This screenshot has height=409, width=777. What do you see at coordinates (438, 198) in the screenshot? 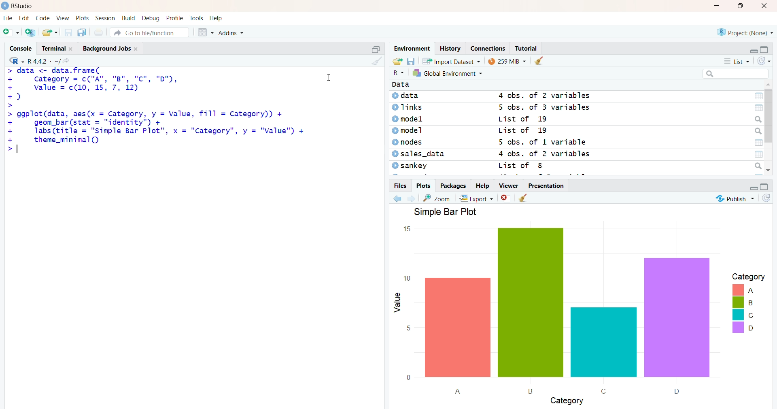
I see `Zoom` at bounding box center [438, 198].